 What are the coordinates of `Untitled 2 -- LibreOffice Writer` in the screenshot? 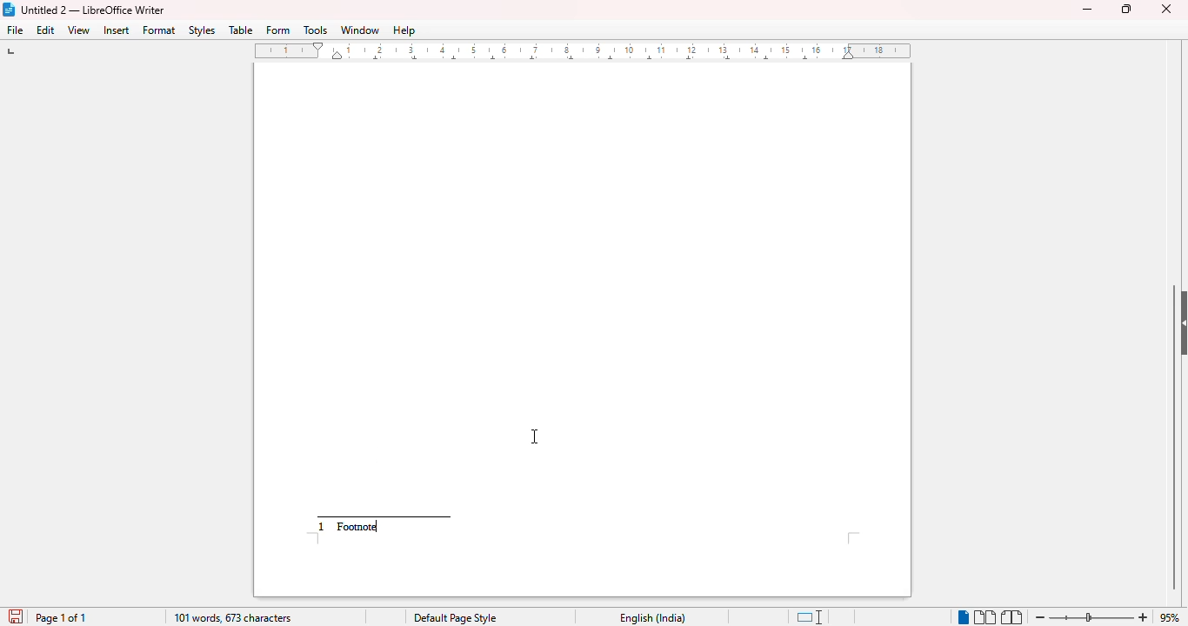 It's located at (95, 10).